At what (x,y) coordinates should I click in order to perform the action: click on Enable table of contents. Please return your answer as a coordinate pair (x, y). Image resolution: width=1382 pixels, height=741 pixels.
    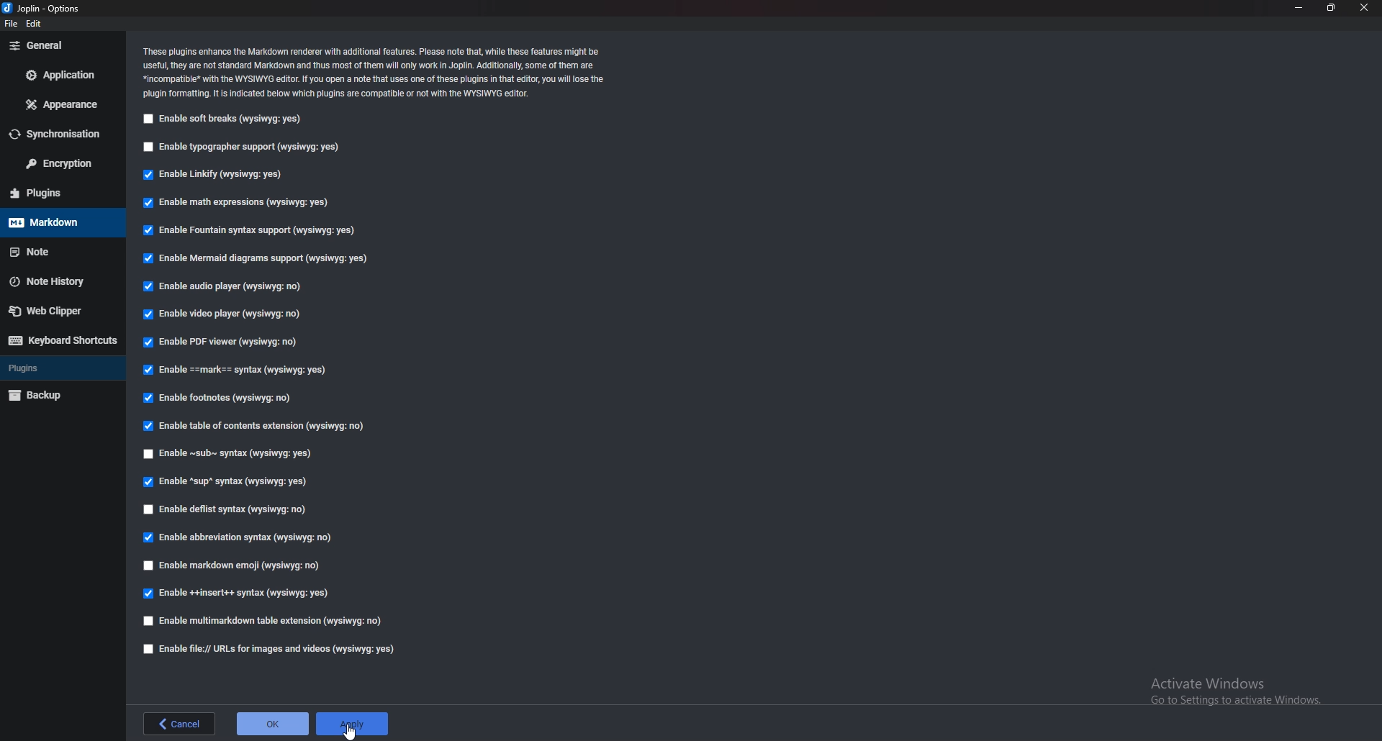
    Looking at the image, I should click on (261, 427).